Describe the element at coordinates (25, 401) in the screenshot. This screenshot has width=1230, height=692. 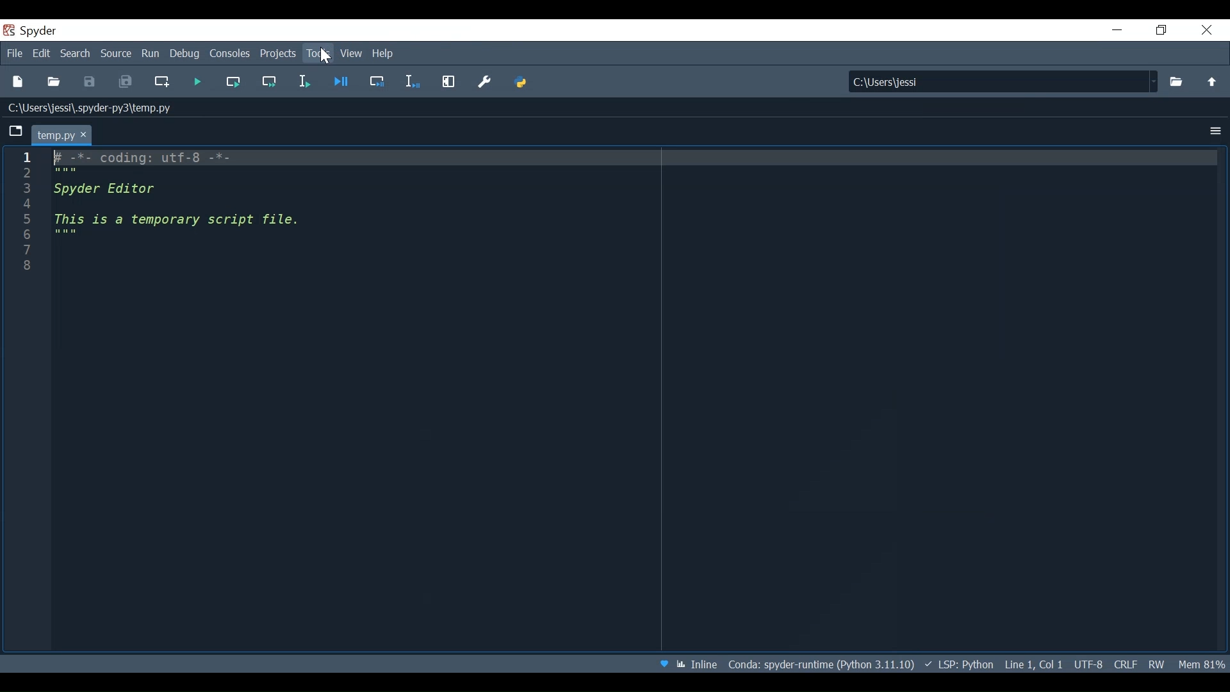
I see `Line column` at that location.